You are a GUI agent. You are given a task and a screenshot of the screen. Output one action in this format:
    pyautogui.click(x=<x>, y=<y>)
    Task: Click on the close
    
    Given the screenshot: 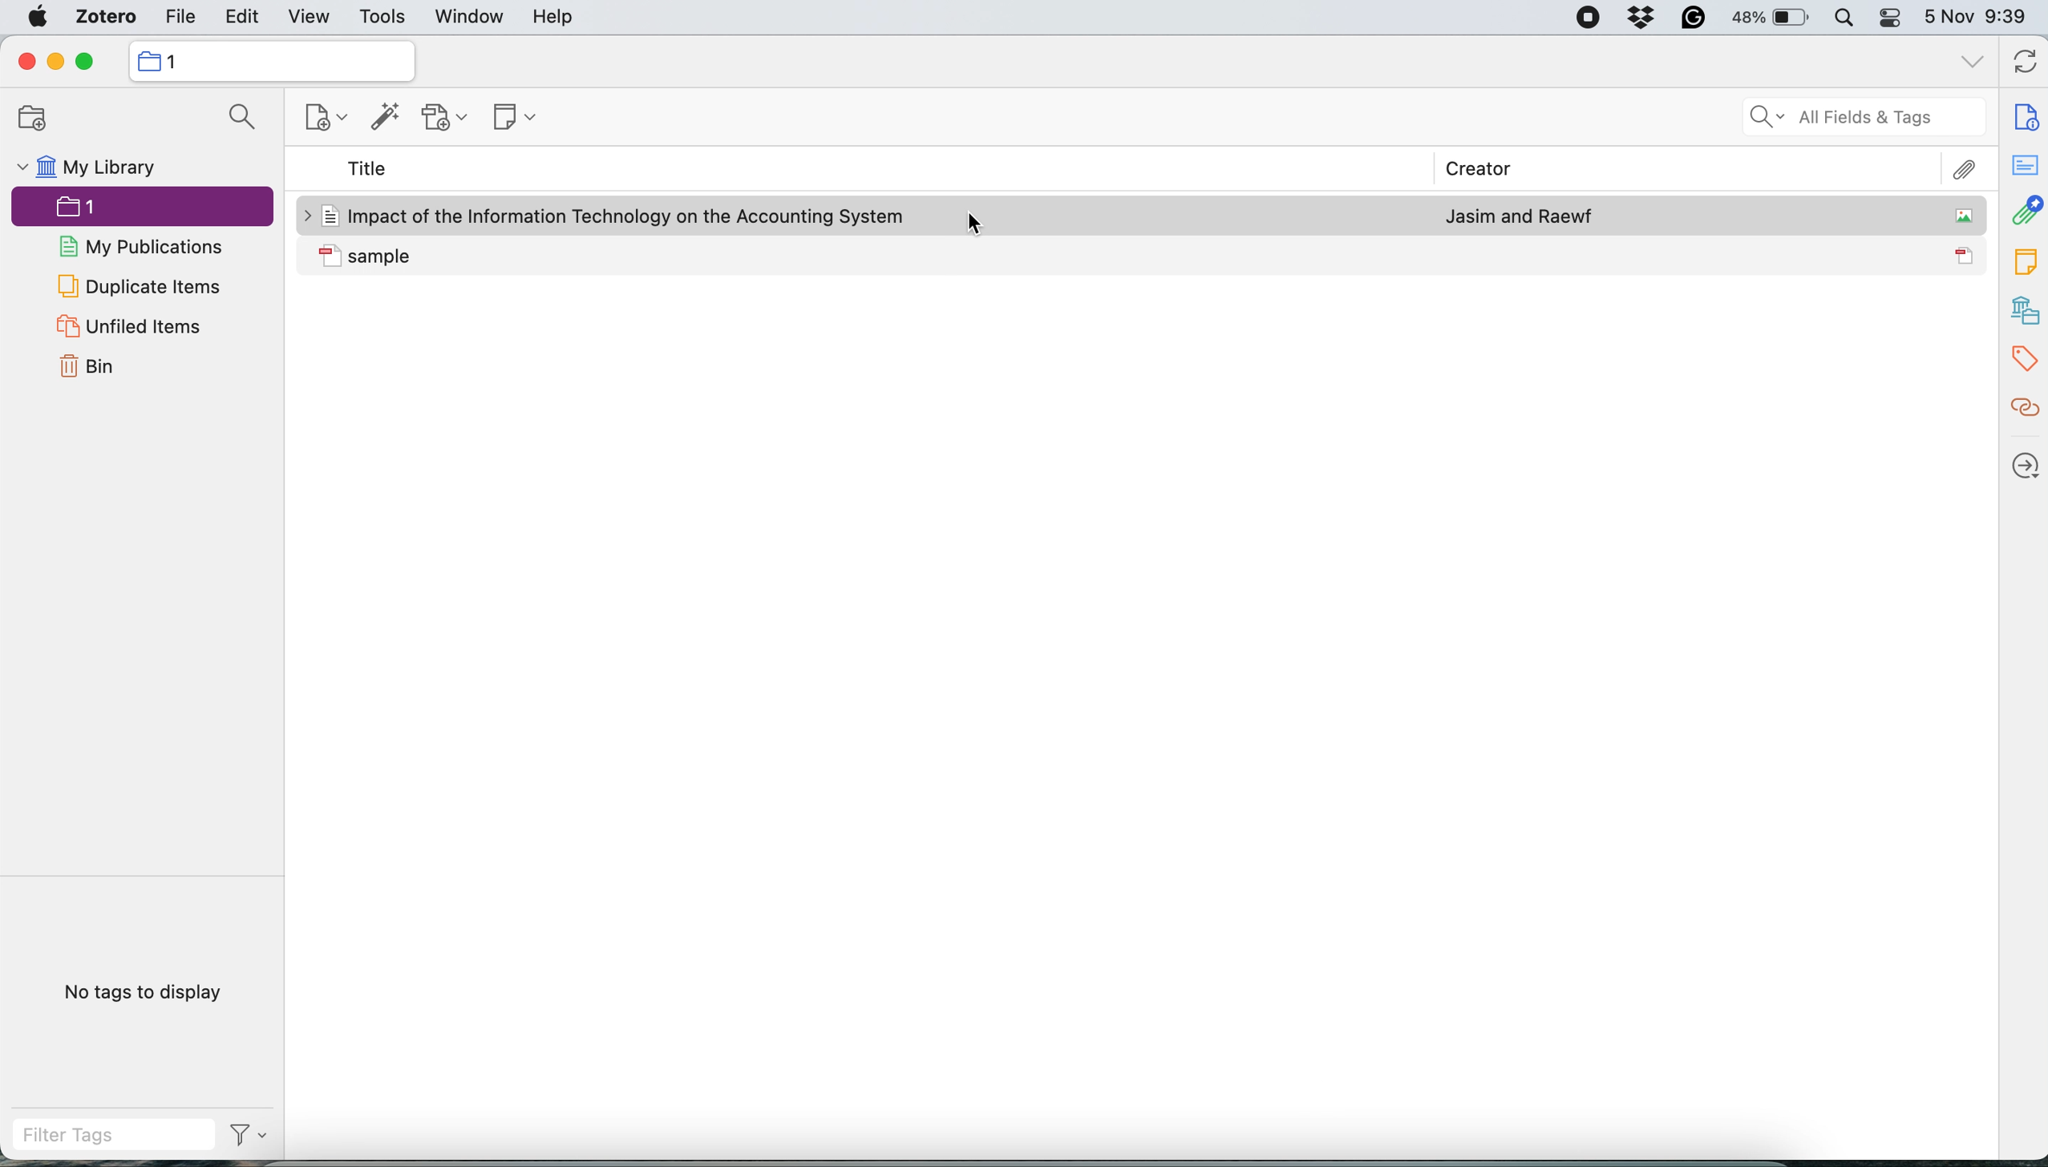 What is the action you would take?
    pyautogui.click(x=26, y=64)
    